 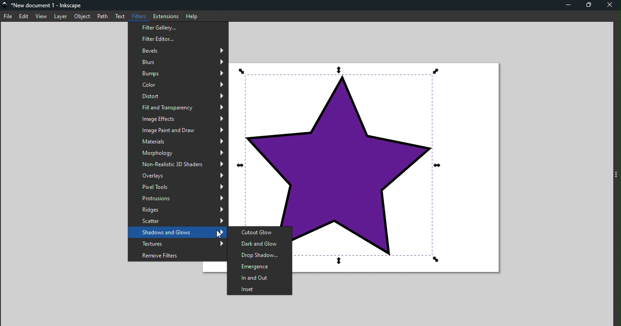 What do you see at coordinates (176, 63) in the screenshot?
I see `Blurs` at bounding box center [176, 63].